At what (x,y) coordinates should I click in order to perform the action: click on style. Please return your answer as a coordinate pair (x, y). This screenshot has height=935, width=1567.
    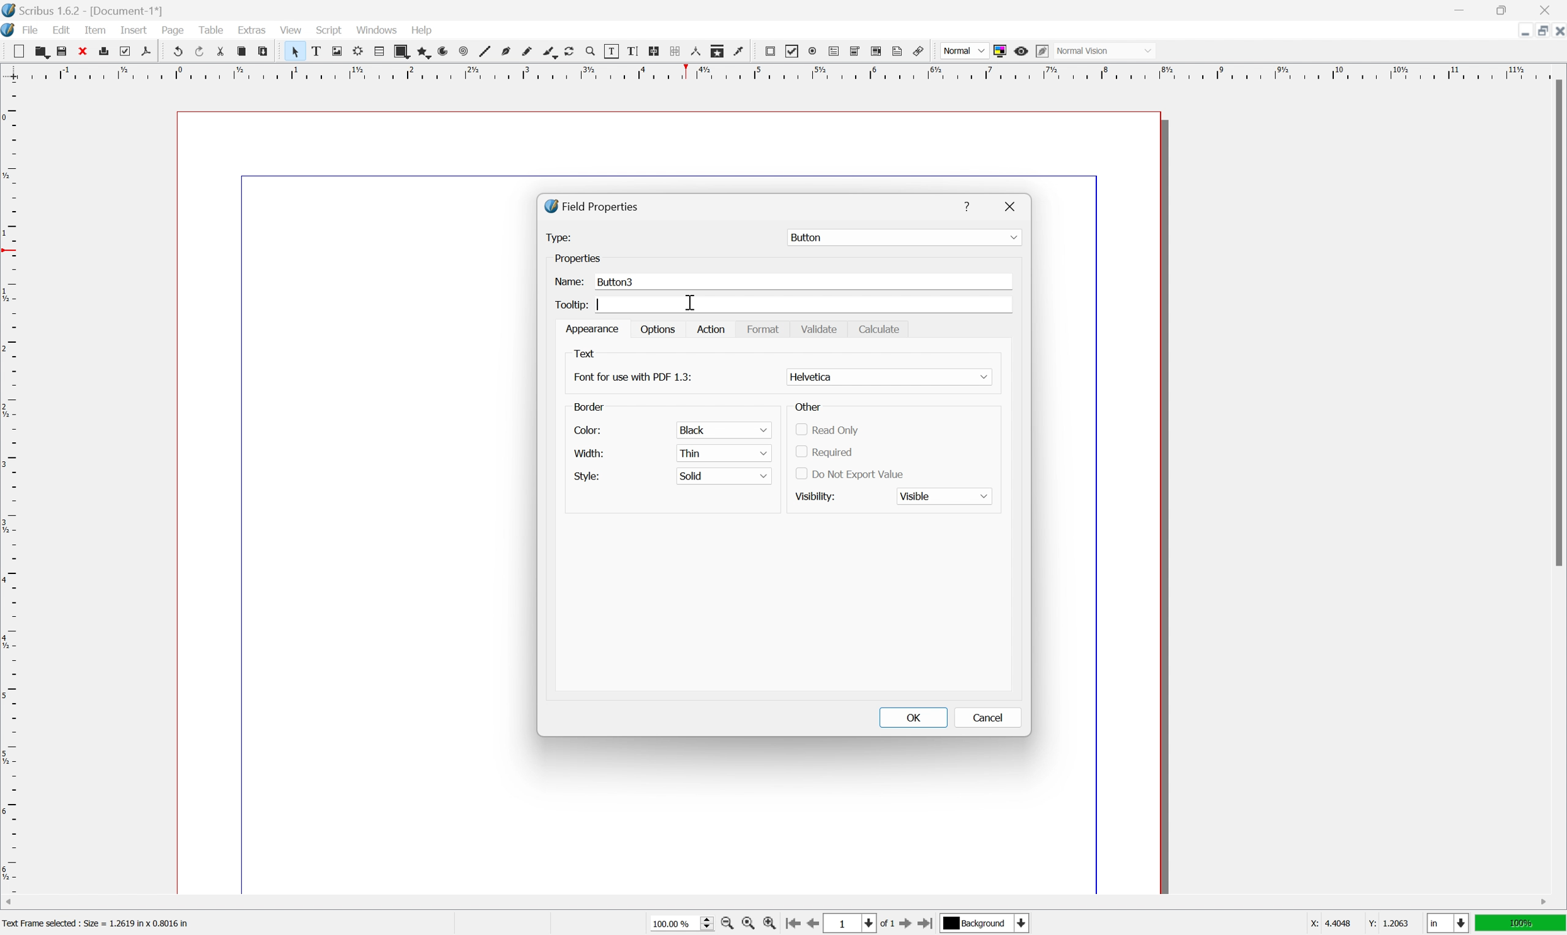
    Looking at the image, I should click on (586, 478).